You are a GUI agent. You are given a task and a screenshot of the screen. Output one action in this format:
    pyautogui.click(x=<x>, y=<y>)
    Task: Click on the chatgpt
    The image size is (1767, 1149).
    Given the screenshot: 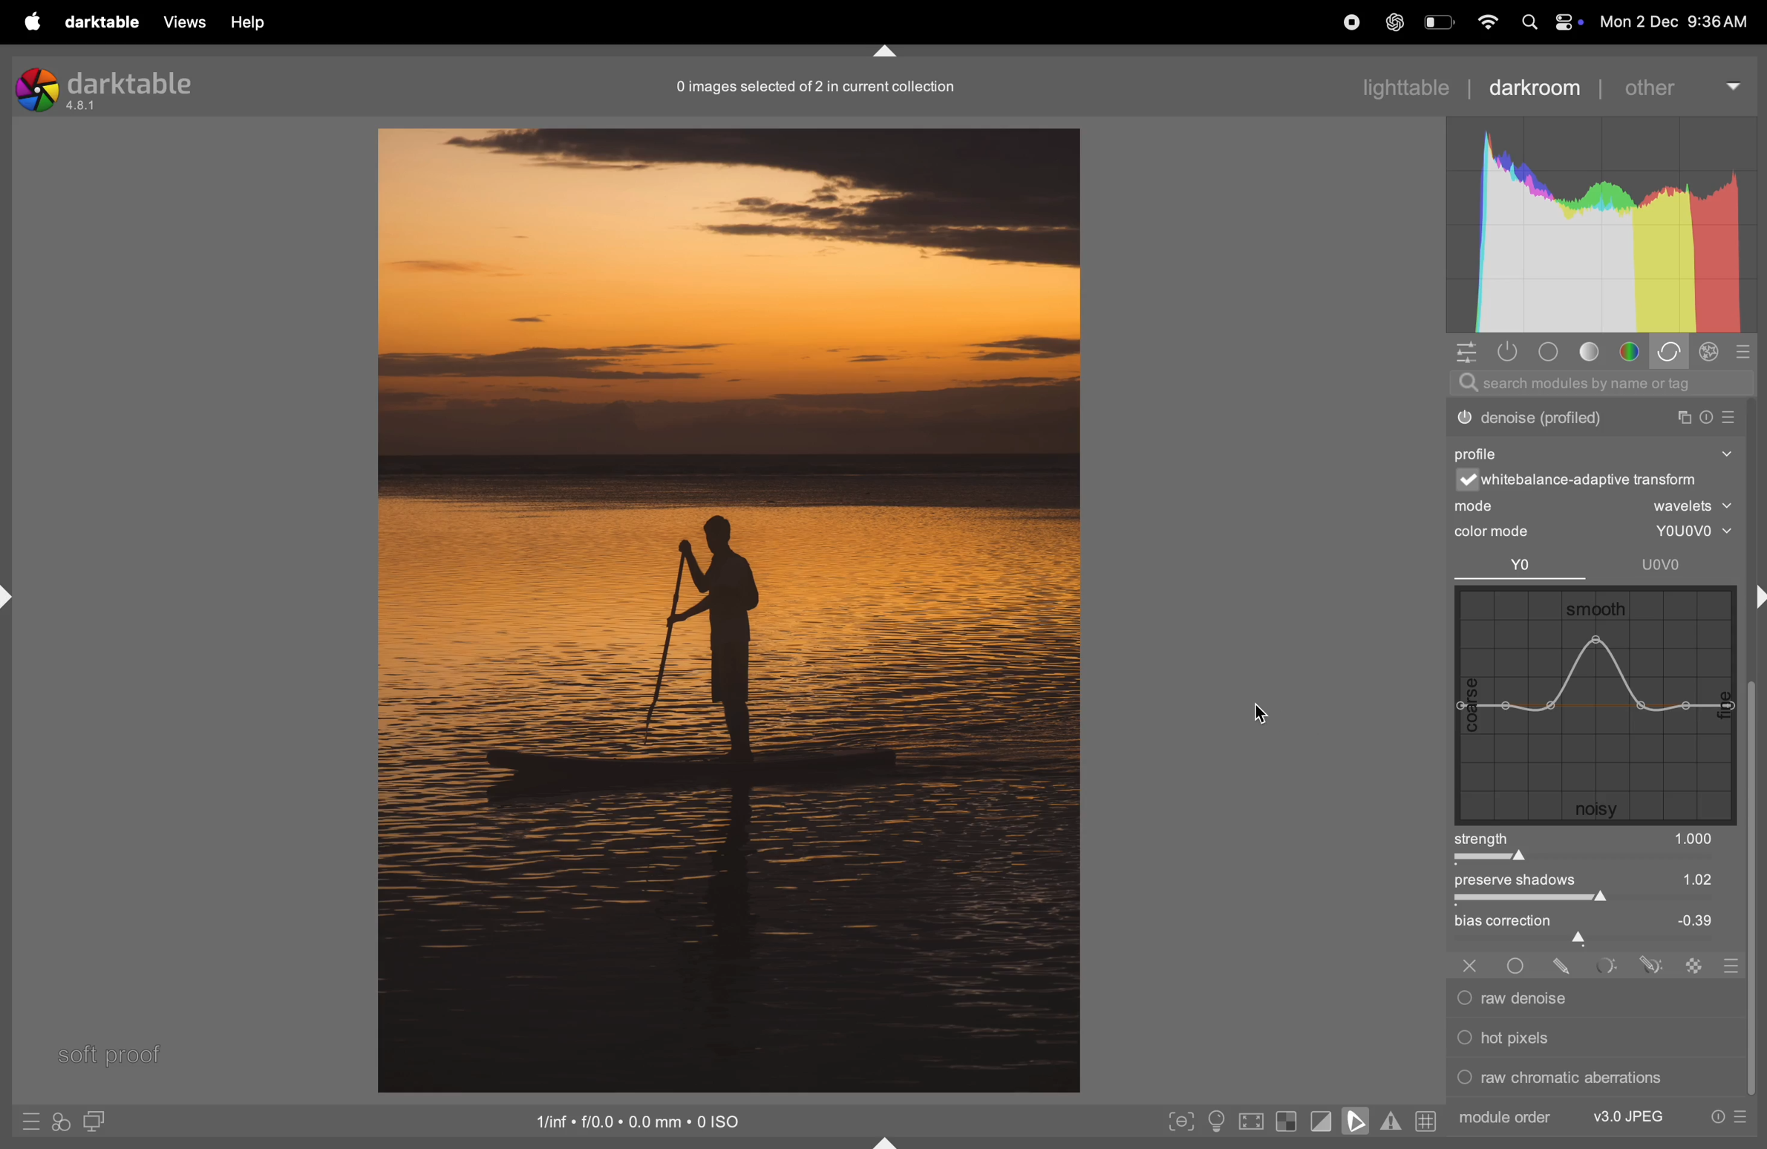 What is the action you would take?
    pyautogui.click(x=1393, y=24)
    